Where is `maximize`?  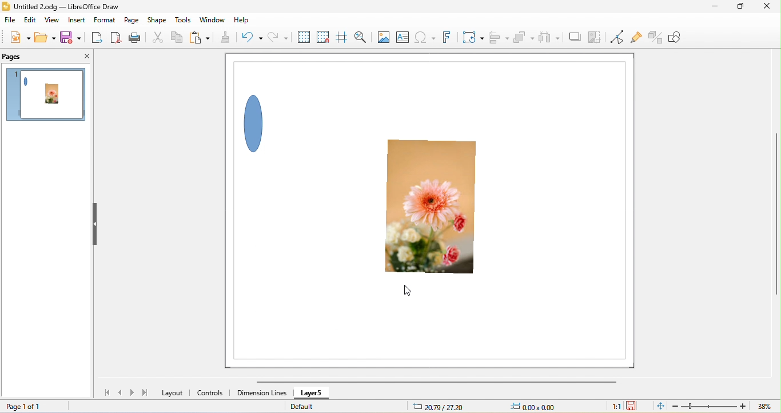
maximize is located at coordinates (738, 8).